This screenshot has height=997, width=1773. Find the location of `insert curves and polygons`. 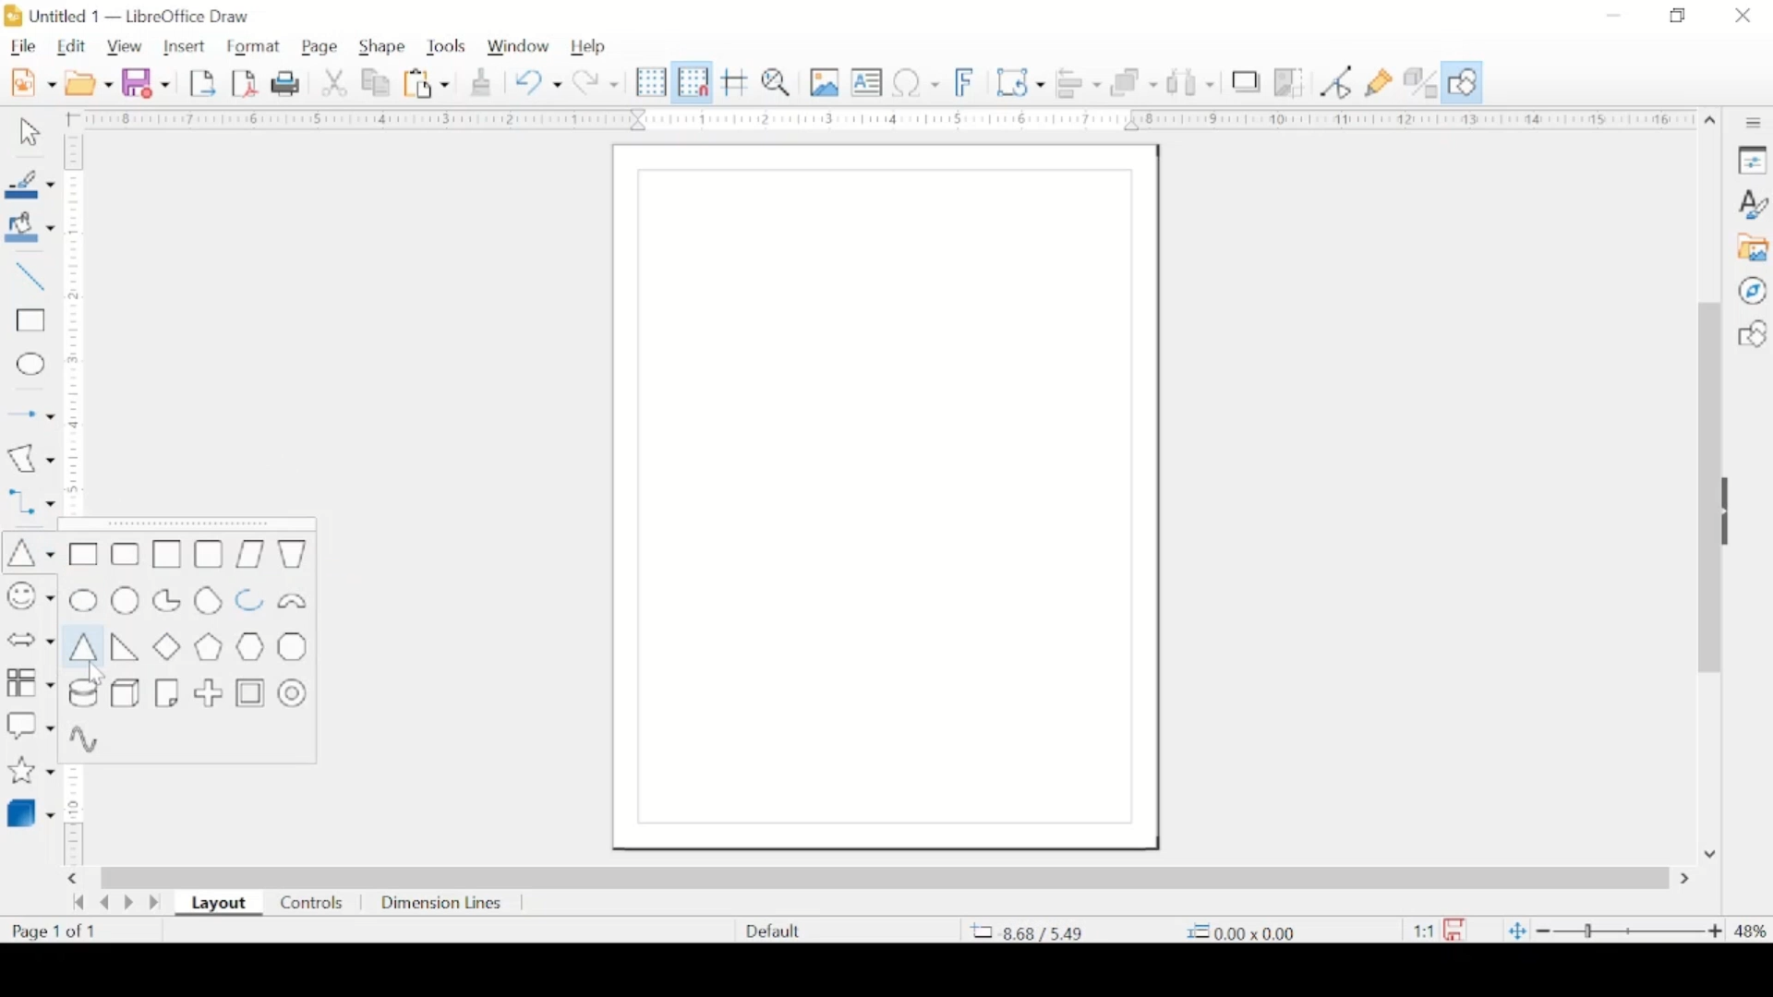

insert curves and polygons is located at coordinates (30, 458).